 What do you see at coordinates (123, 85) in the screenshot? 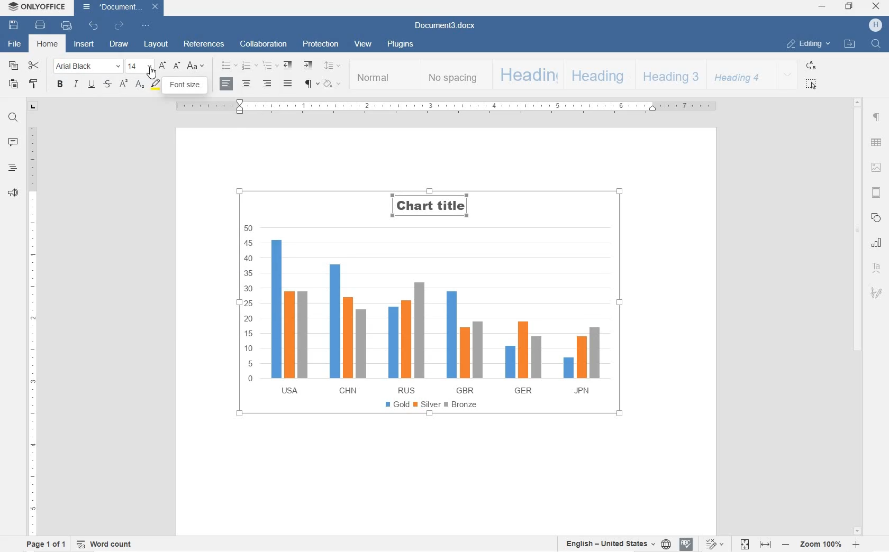
I see `SUPERSCRIPT` at bounding box center [123, 85].